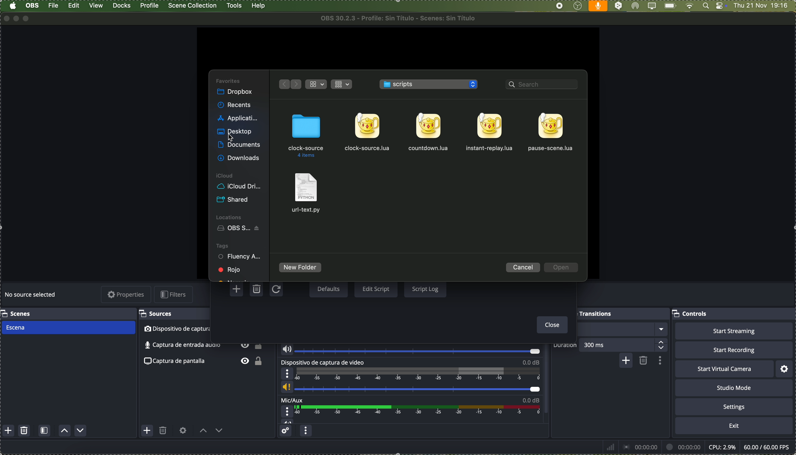 Image resolution: width=796 pixels, height=455 pixels. Describe the element at coordinates (559, 6) in the screenshot. I see `stop recording` at that location.